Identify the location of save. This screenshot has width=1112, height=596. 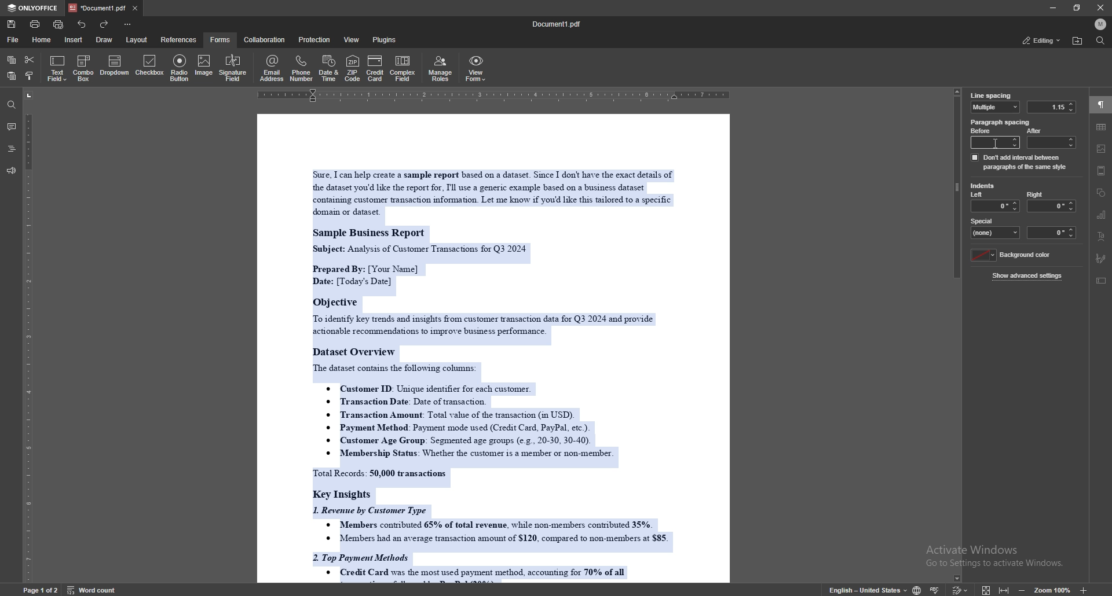
(12, 24).